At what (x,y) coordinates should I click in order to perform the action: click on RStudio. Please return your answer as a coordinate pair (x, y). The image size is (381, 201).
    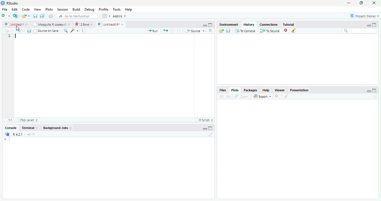
    Looking at the image, I should click on (10, 3).